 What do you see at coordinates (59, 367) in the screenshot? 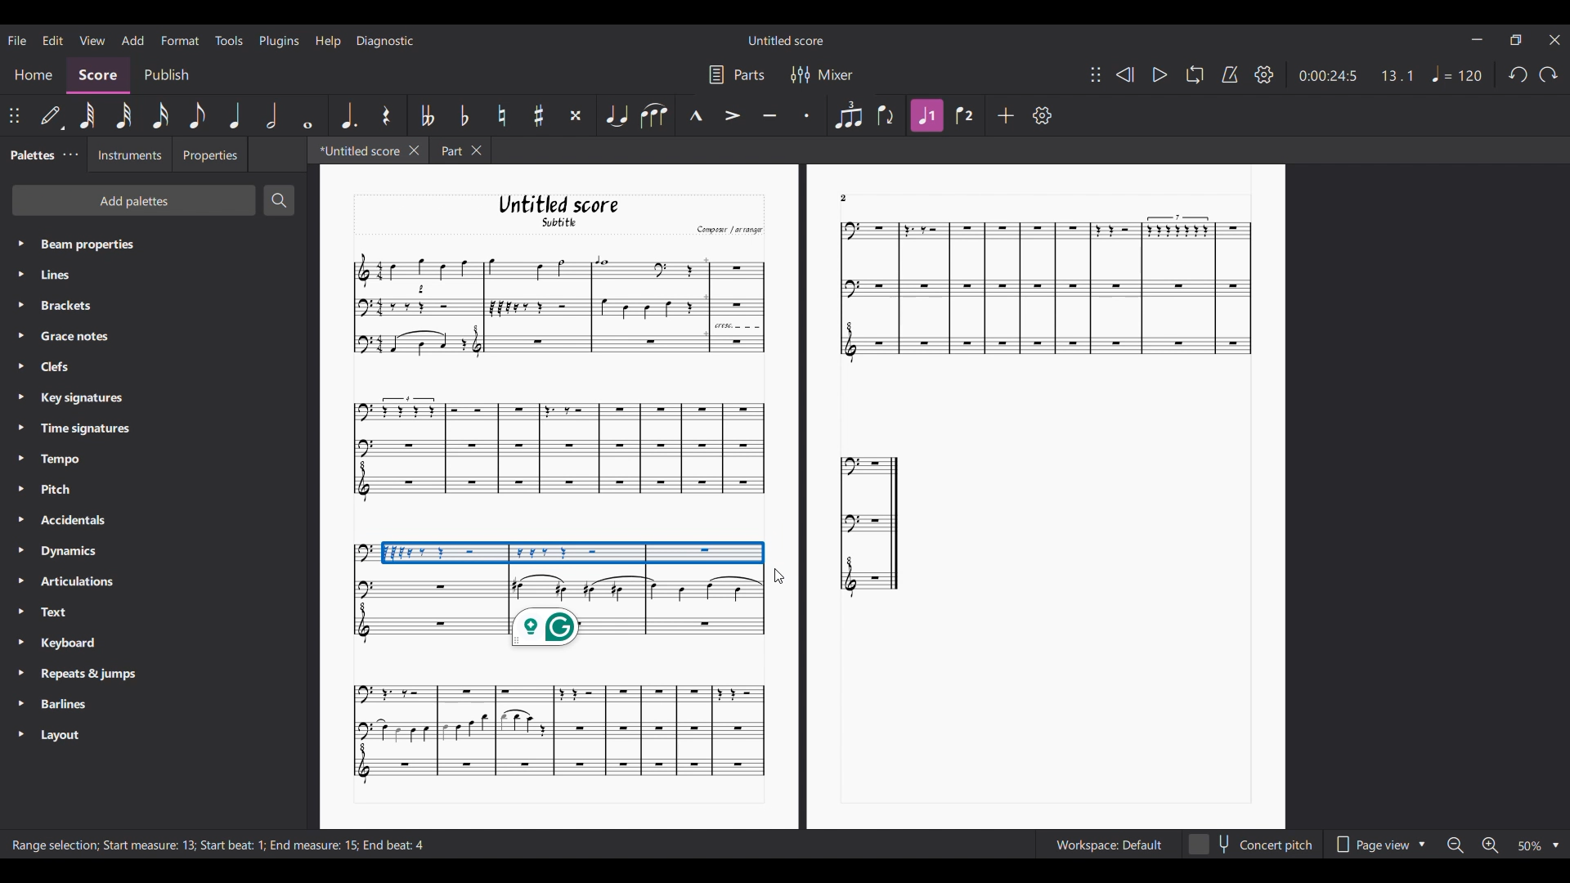
I see `»  Clefs` at bounding box center [59, 367].